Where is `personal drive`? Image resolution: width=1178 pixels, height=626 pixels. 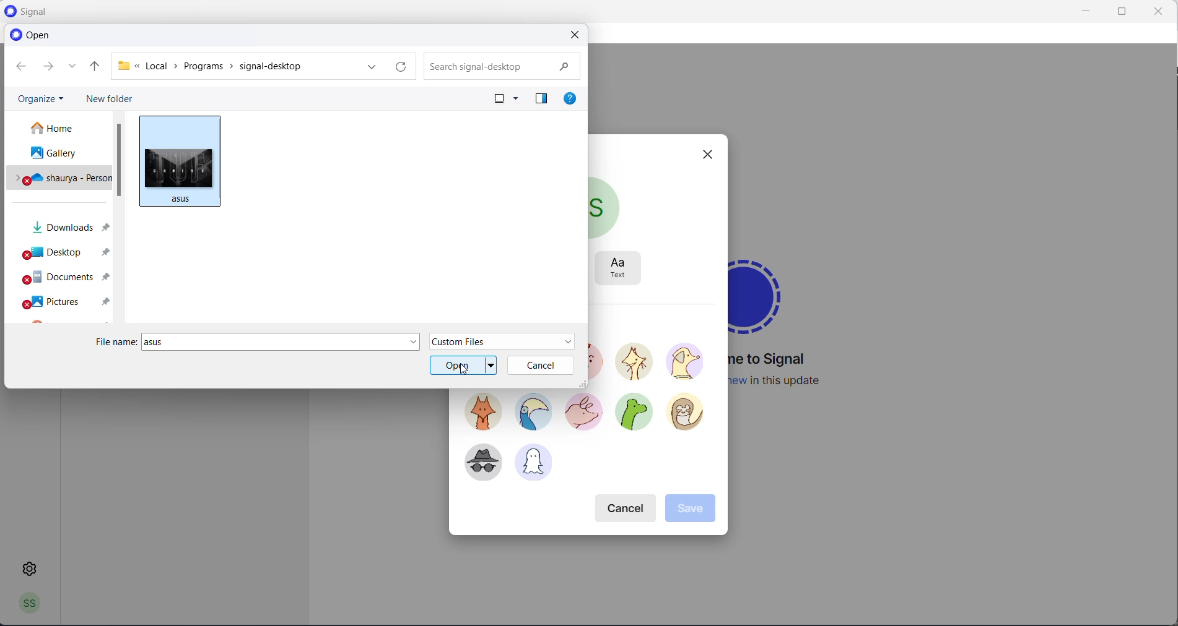
personal drive is located at coordinates (59, 182).